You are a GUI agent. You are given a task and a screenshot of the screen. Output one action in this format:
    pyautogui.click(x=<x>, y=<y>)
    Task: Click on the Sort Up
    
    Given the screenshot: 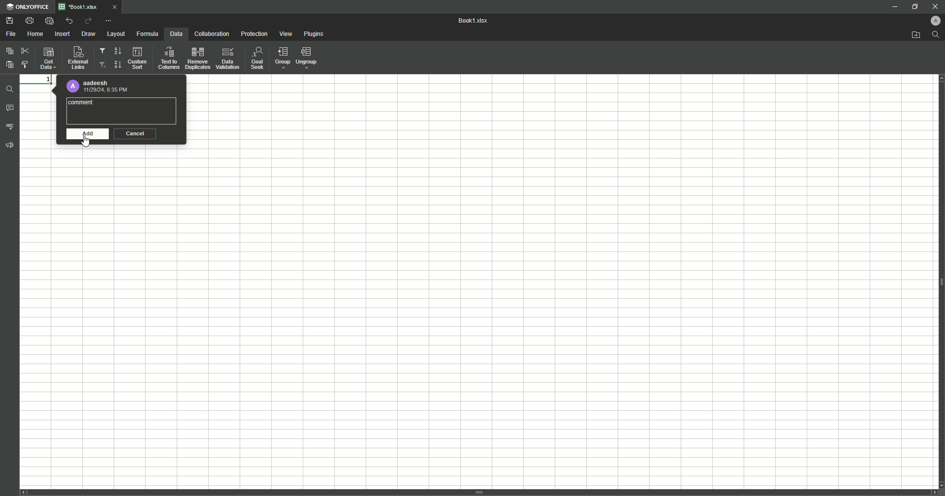 What is the action you would take?
    pyautogui.click(x=117, y=64)
    